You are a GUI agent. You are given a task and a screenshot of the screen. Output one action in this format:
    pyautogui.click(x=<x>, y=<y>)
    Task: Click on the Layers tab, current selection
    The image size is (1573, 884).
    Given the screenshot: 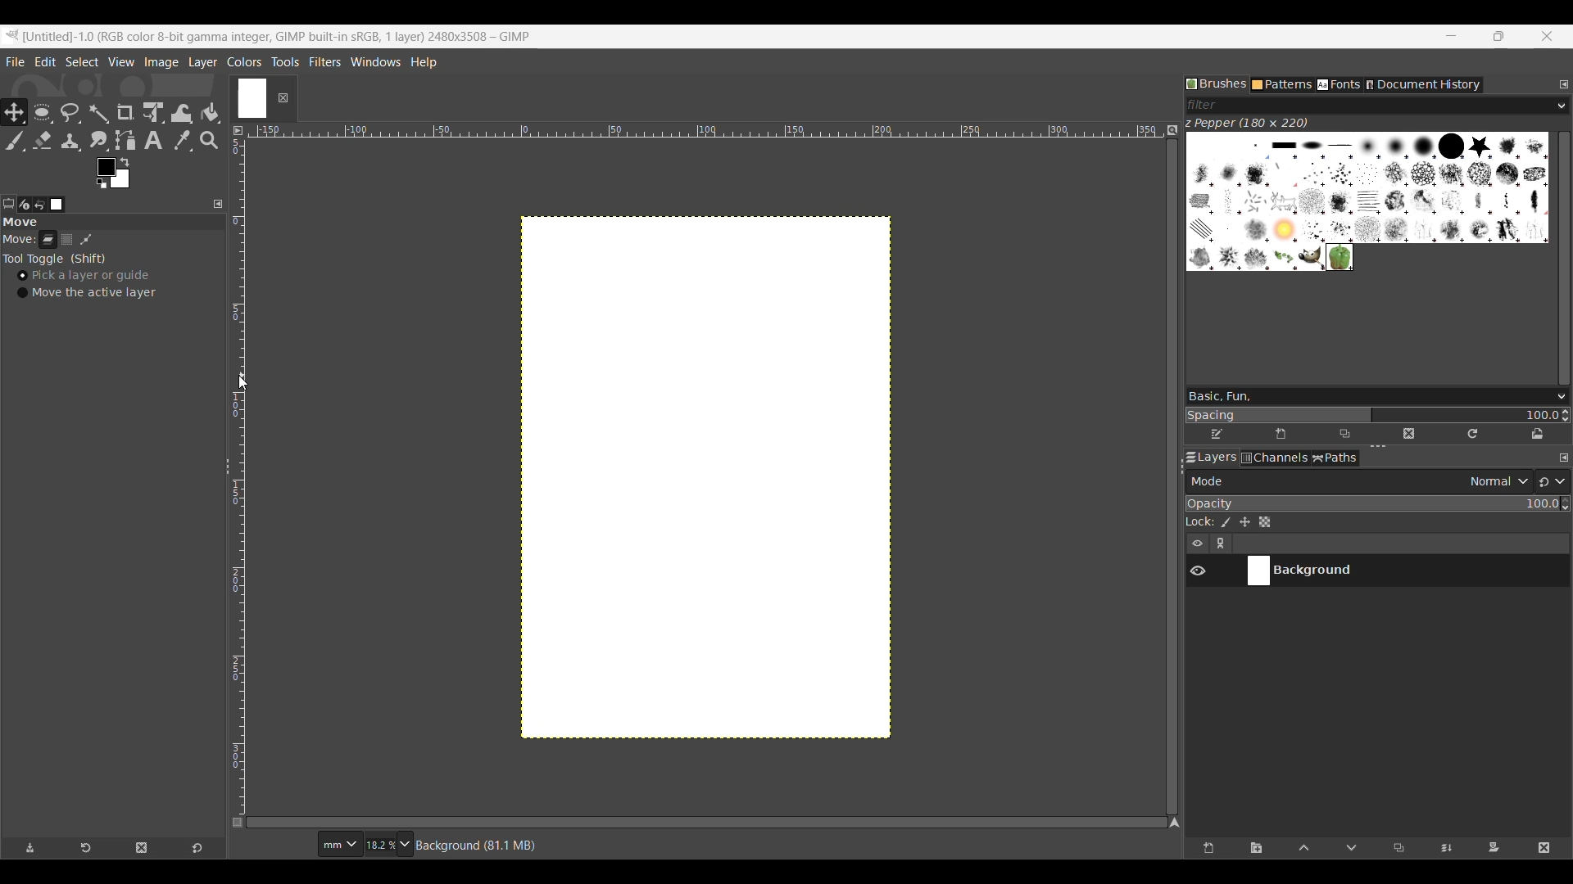 What is the action you would take?
    pyautogui.click(x=1208, y=458)
    